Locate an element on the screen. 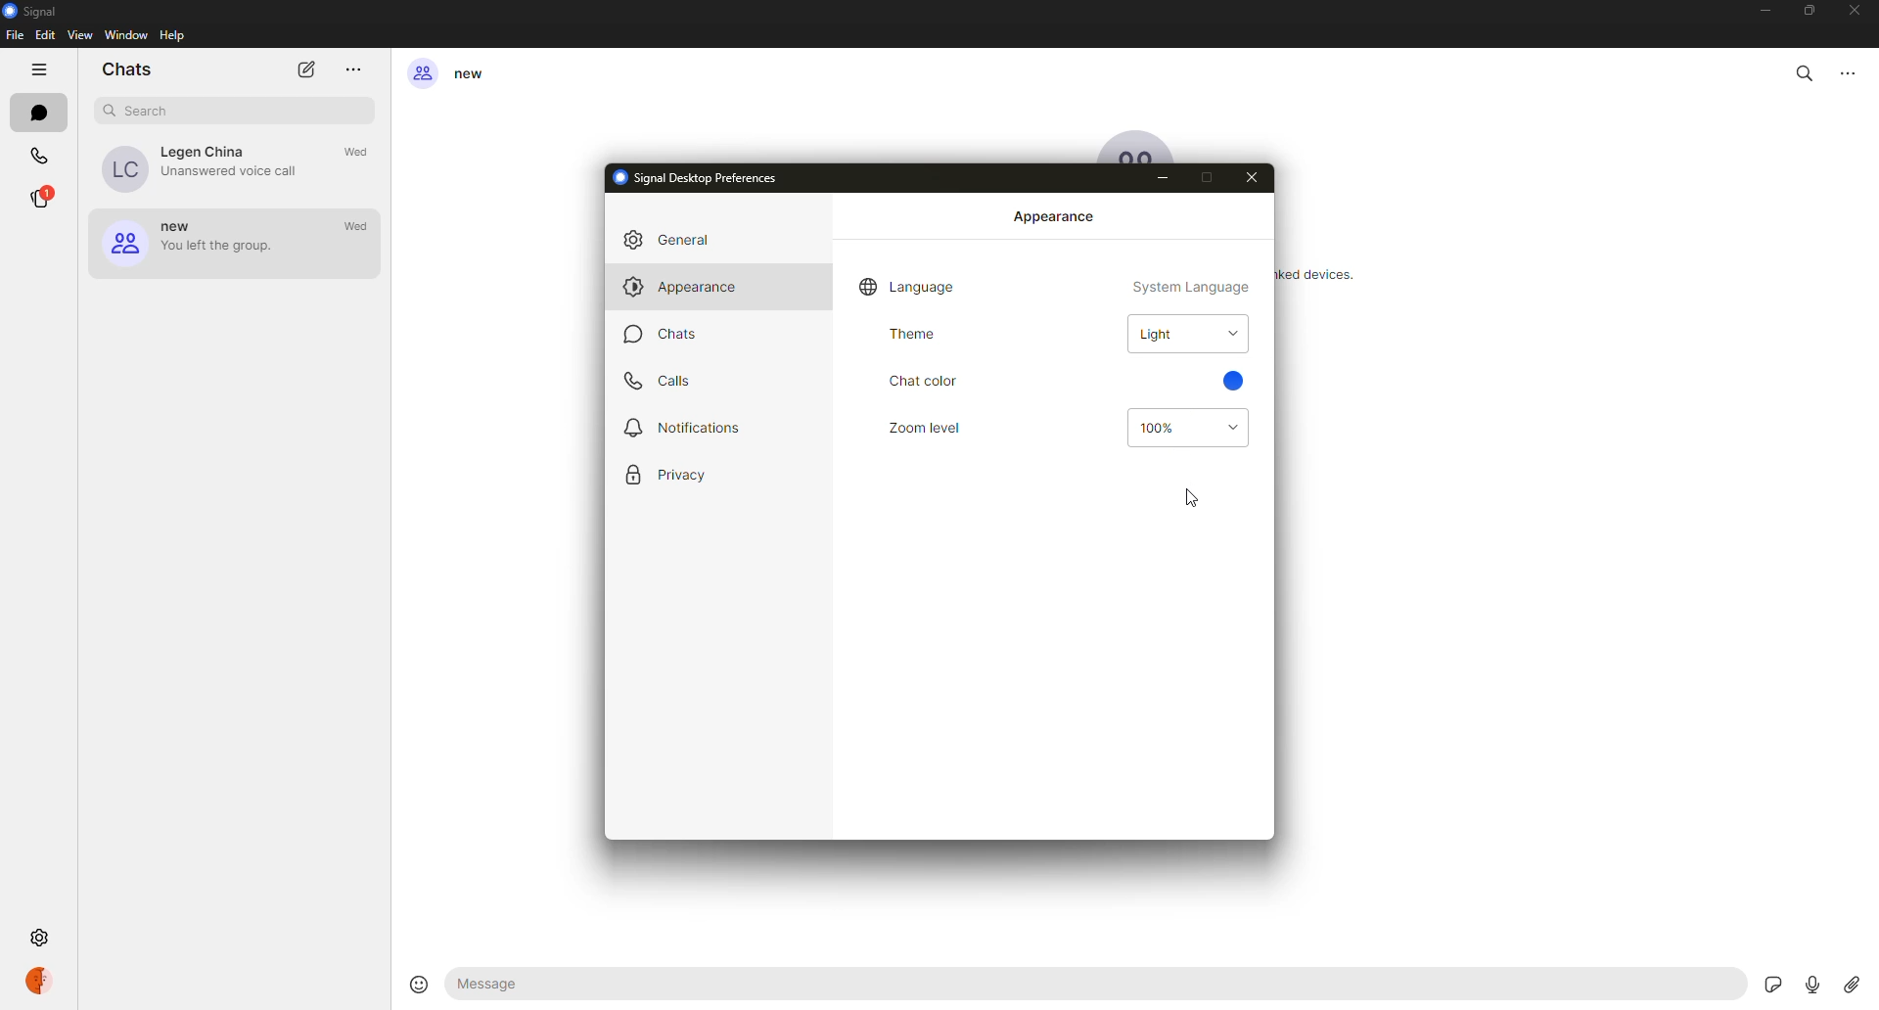 The width and height of the screenshot is (1879, 1010). chat color is located at coordinates (919, 383).